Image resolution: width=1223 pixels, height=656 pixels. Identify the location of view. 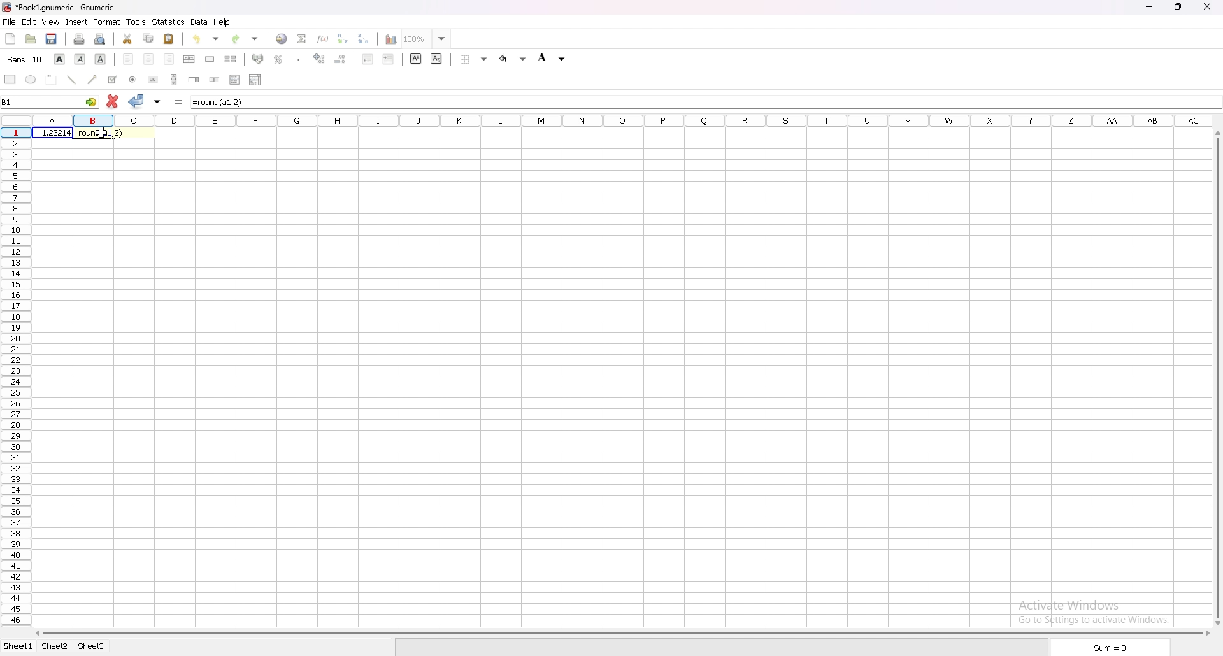
(50, 22).